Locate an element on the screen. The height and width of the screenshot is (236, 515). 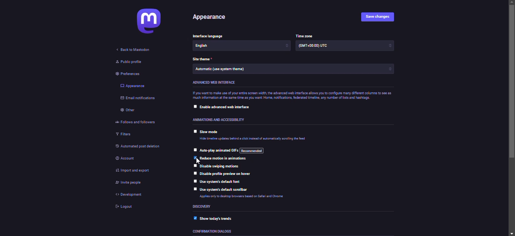
slow mode is located at coordinates (210, 132).